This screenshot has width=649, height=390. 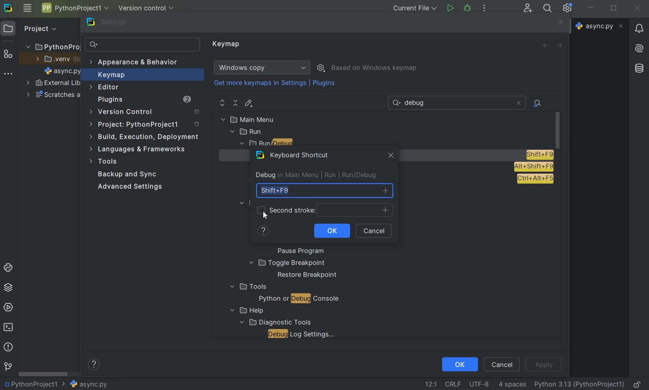 What do you see at coordinates (263, 68) in the screenshot?
I see `windows copy` at bounding box center [263, 68].